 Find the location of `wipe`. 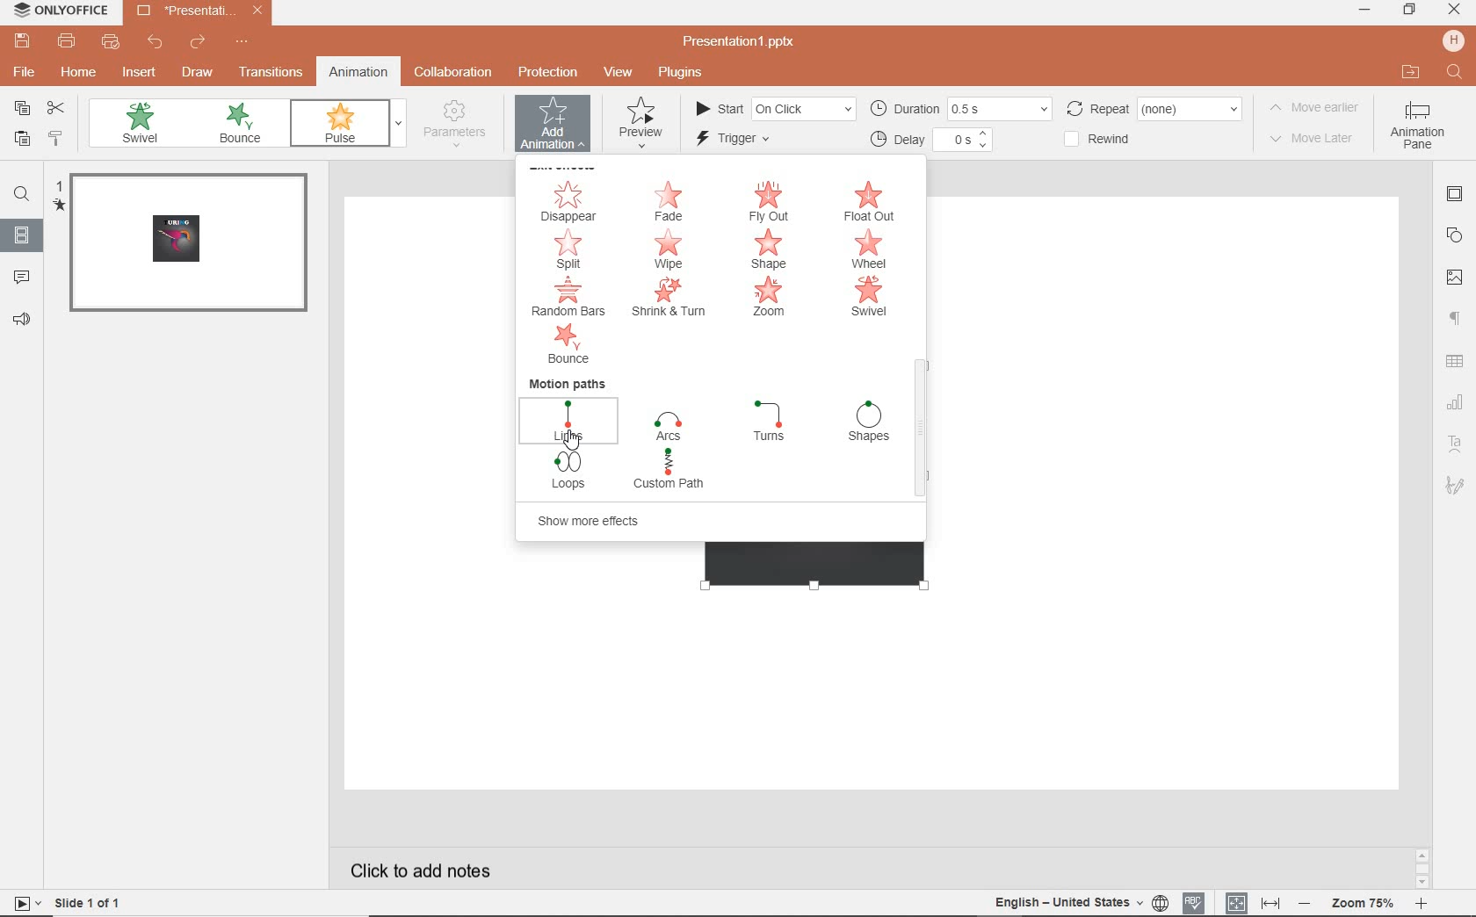

wipe is located at coordinates (673, 250).